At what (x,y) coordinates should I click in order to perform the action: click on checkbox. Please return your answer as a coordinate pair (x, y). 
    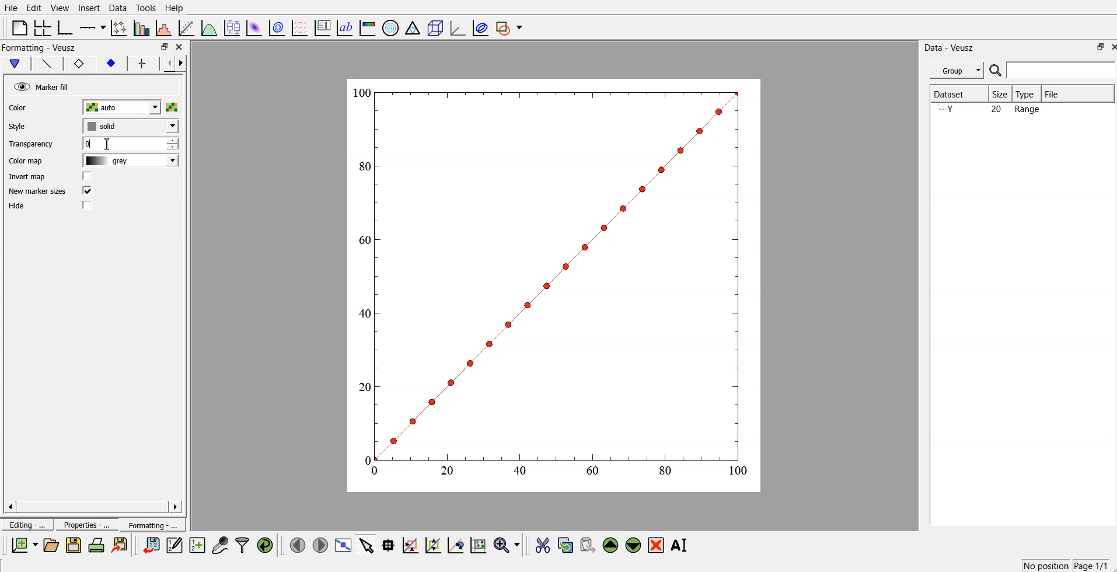
    Looking at the image, I should click on (89, 176).